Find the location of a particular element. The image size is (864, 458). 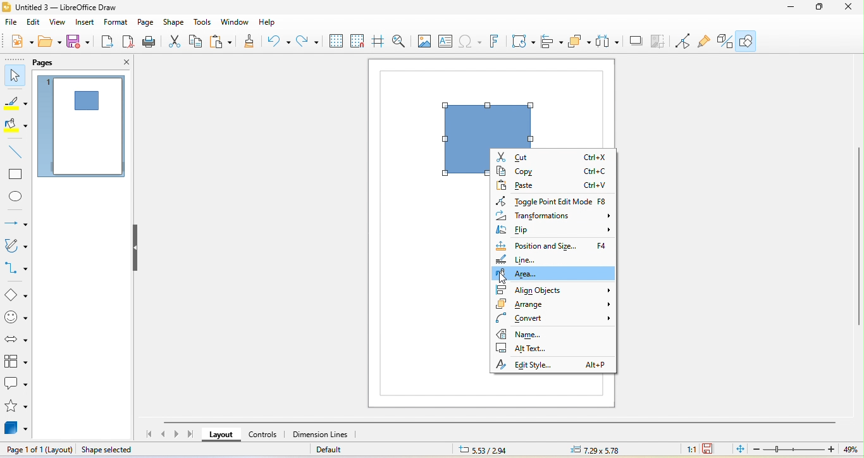

text box is located at coordinates (447, 42).